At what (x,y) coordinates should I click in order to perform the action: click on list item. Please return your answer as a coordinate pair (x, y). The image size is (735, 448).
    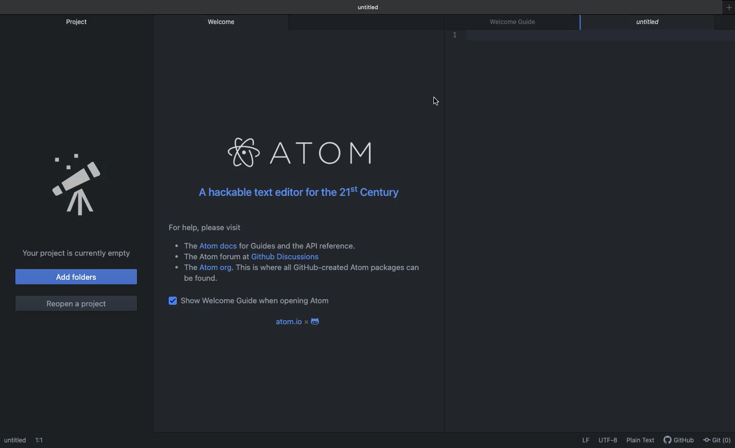
    Looking at the image, I should click on (181, 244).